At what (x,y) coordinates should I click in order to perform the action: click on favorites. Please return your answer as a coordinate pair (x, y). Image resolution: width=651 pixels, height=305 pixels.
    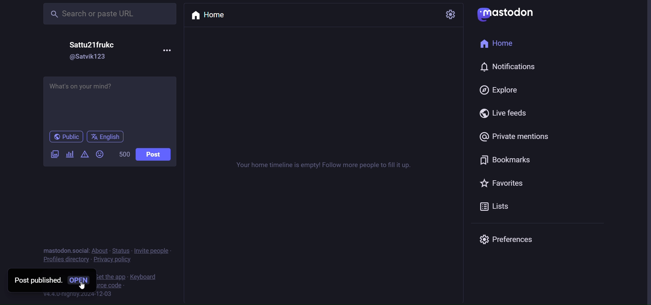
    Looking at the image, I should click on (504, 184).